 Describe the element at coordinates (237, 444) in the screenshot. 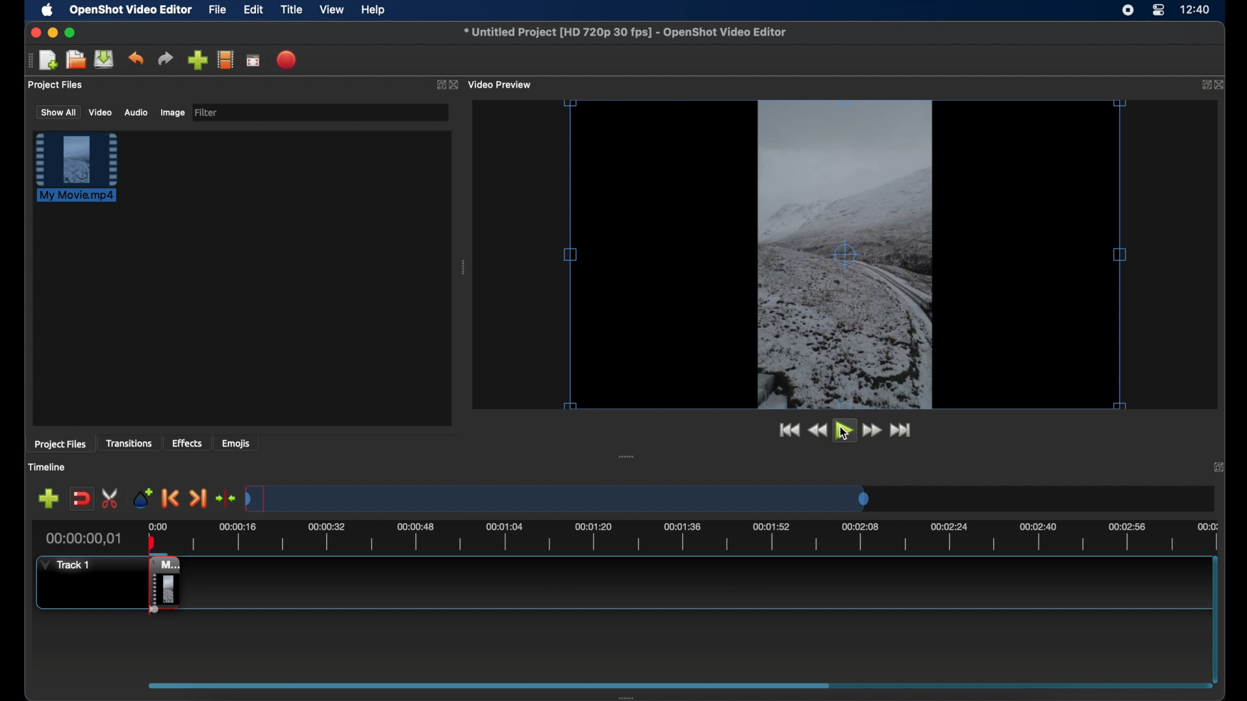

I see `emojis` at that location.